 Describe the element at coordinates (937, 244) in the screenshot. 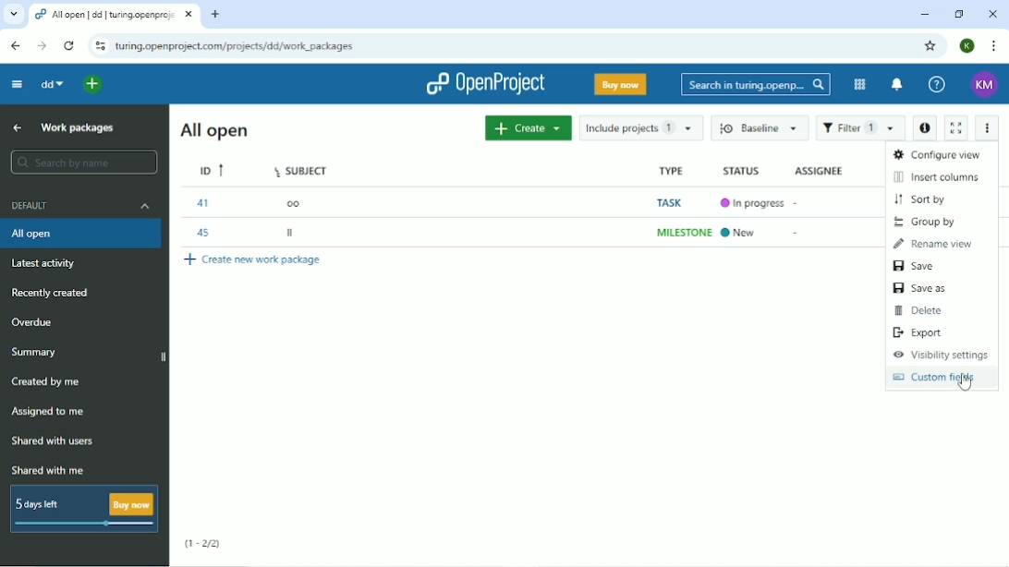

I see `Rename view` at that location.